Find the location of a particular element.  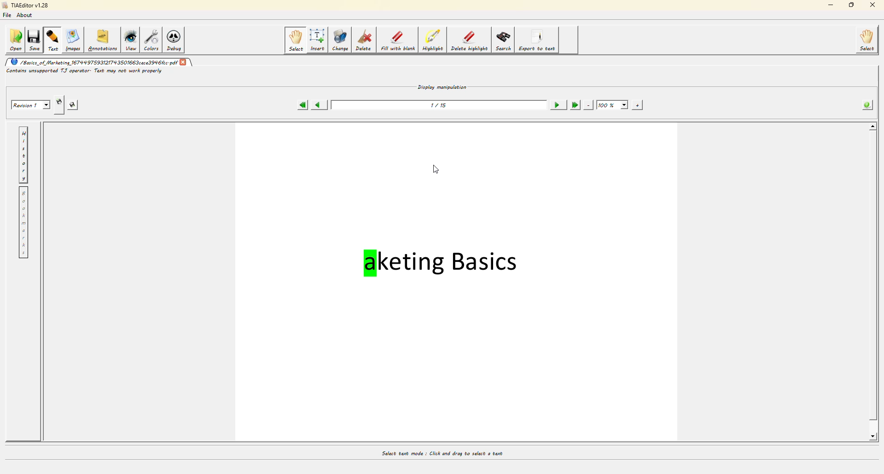

save this revision is located at coordinates (72, 104).